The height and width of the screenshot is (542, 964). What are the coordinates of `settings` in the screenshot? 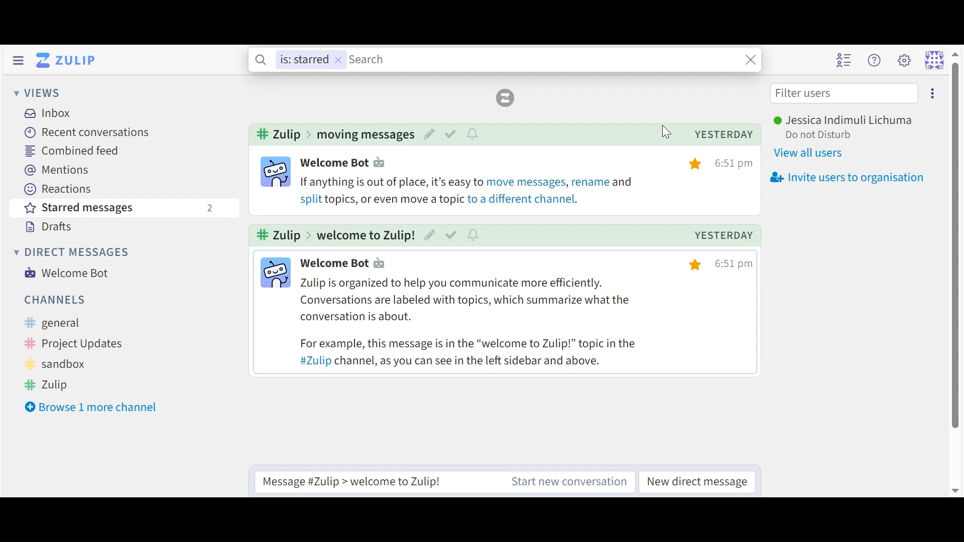 It's located at (933, 94).